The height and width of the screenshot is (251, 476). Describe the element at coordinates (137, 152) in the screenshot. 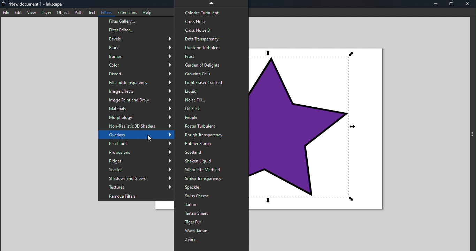

I see `Protrusions` at that location.